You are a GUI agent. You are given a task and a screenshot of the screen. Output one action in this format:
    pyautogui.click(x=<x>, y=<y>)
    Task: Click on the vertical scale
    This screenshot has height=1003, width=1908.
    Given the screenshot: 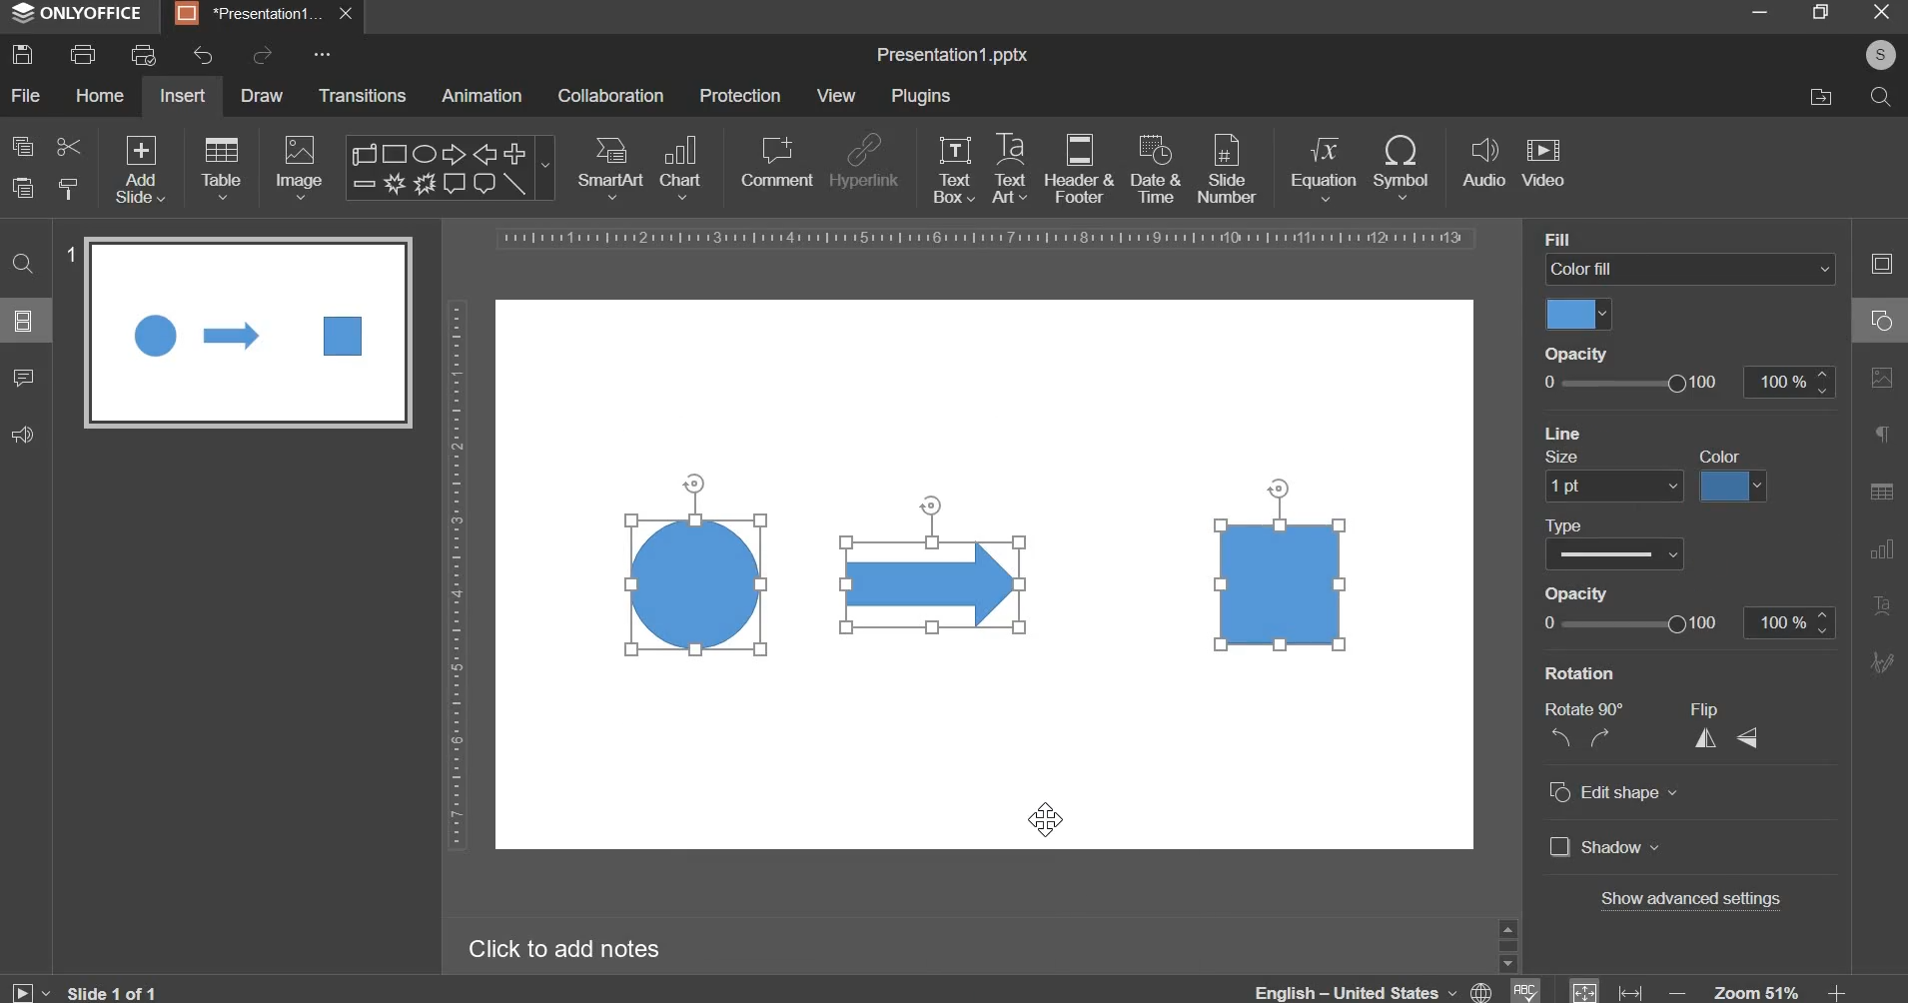 What is the action you would take?
    pyautogui.click(x=456, y=574)
    